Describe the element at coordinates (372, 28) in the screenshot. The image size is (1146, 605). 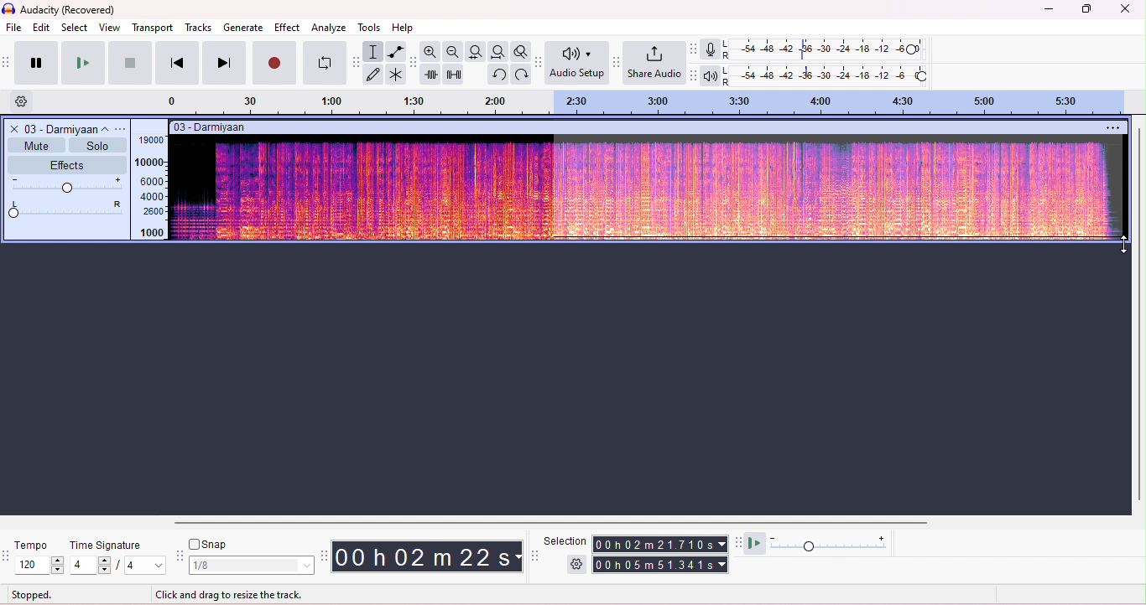
I see `tools` at that location.